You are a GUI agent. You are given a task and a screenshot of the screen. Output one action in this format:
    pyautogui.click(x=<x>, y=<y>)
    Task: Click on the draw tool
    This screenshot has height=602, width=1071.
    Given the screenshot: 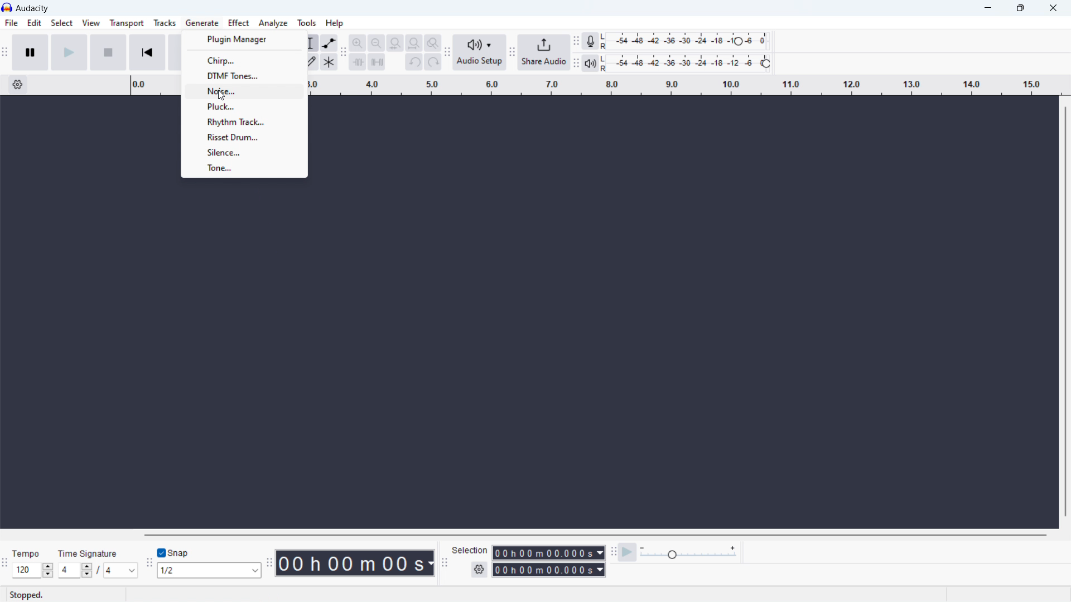 What is the action you would take?
    pyautogui.click(x=312, y=62)
    